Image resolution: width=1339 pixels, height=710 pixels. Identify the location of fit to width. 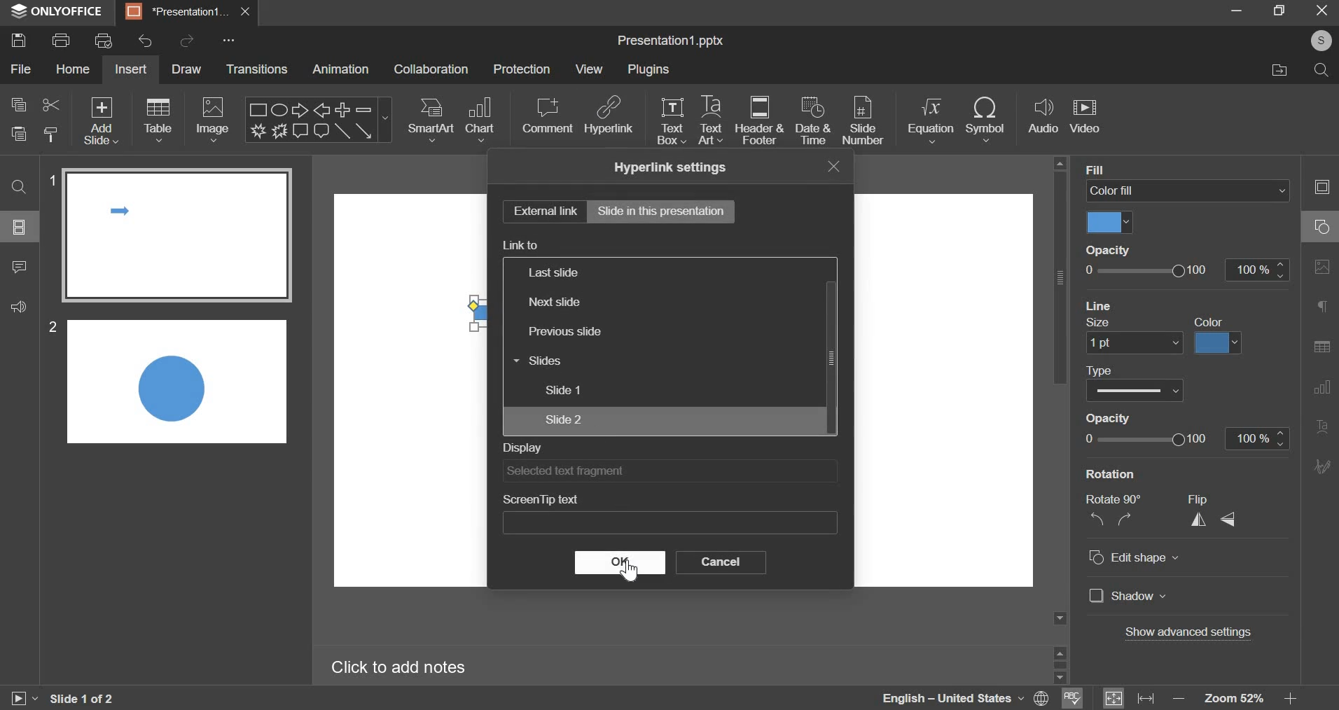
(1146, 699).